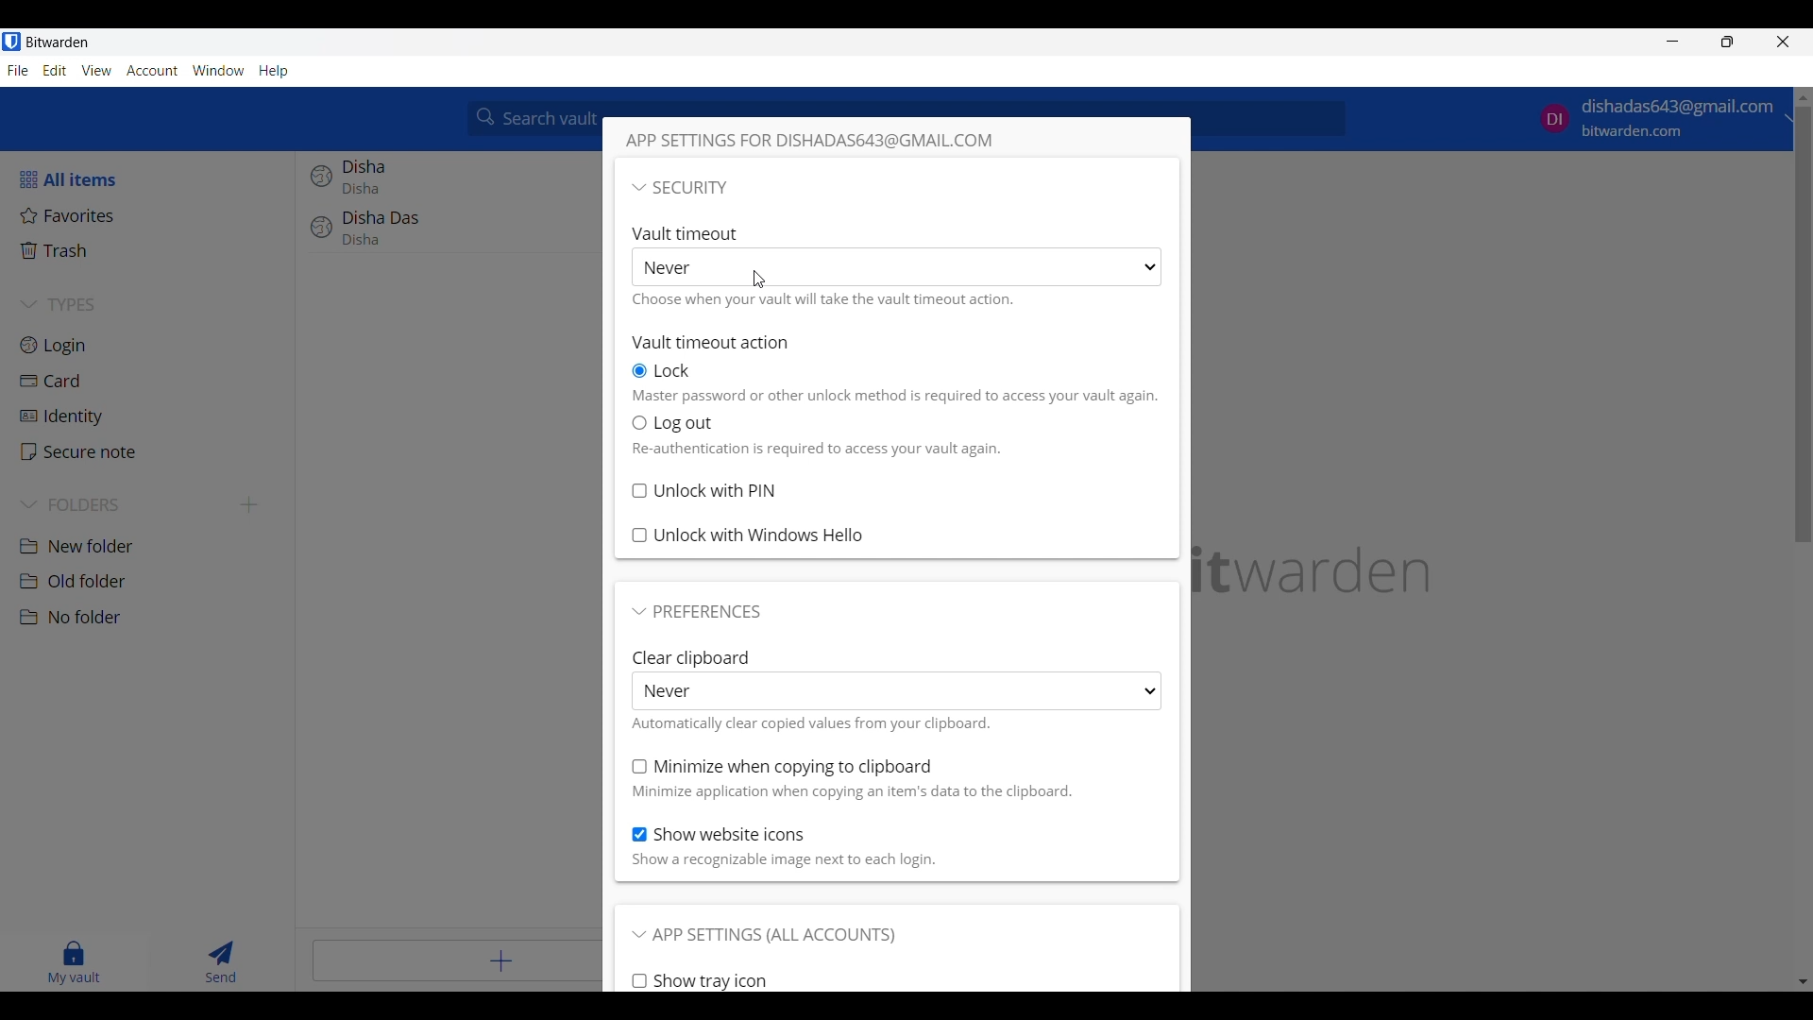 This screenshot has width=1813, height=1020. What do you see at coordinates (895, 267) in the screenshot?
I see `Vault timeout options` at bounding box center [895, 267].